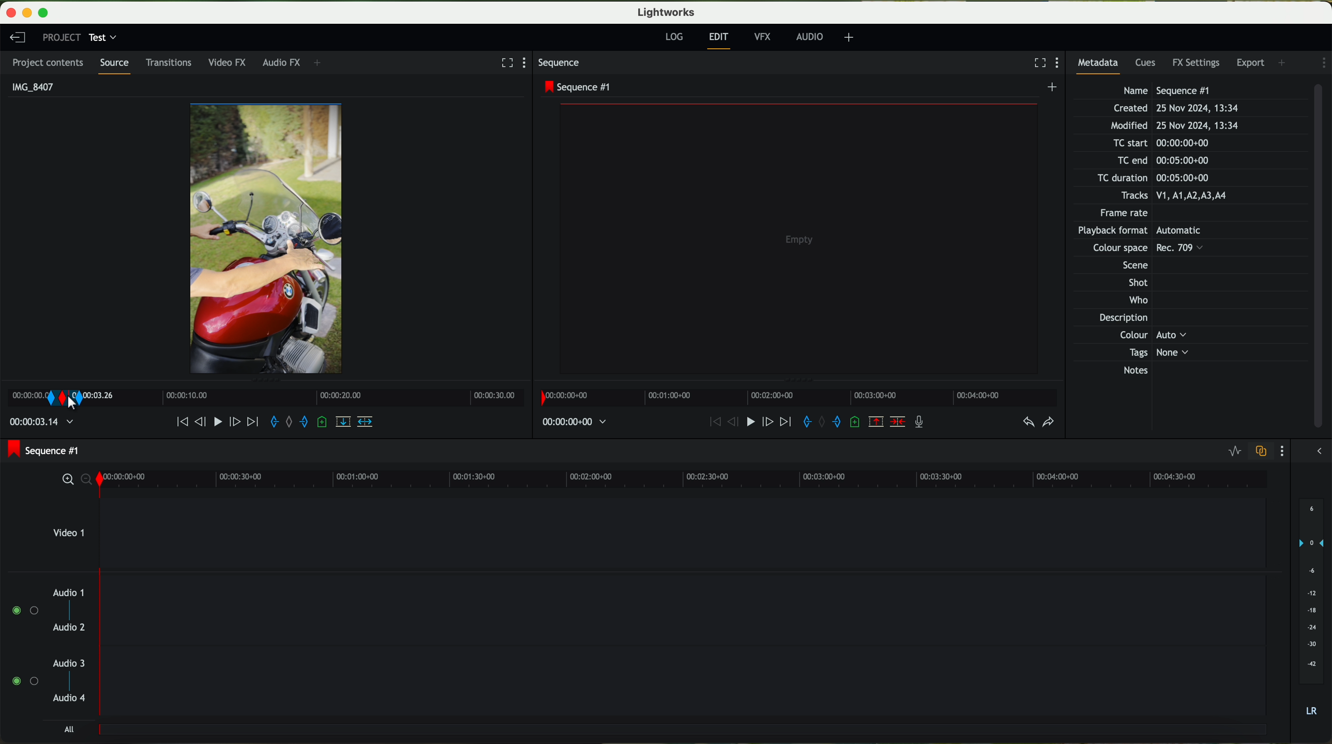 The width and height of the screenshot is (1332, 744). I want to click on undo, so click(1027, 422).